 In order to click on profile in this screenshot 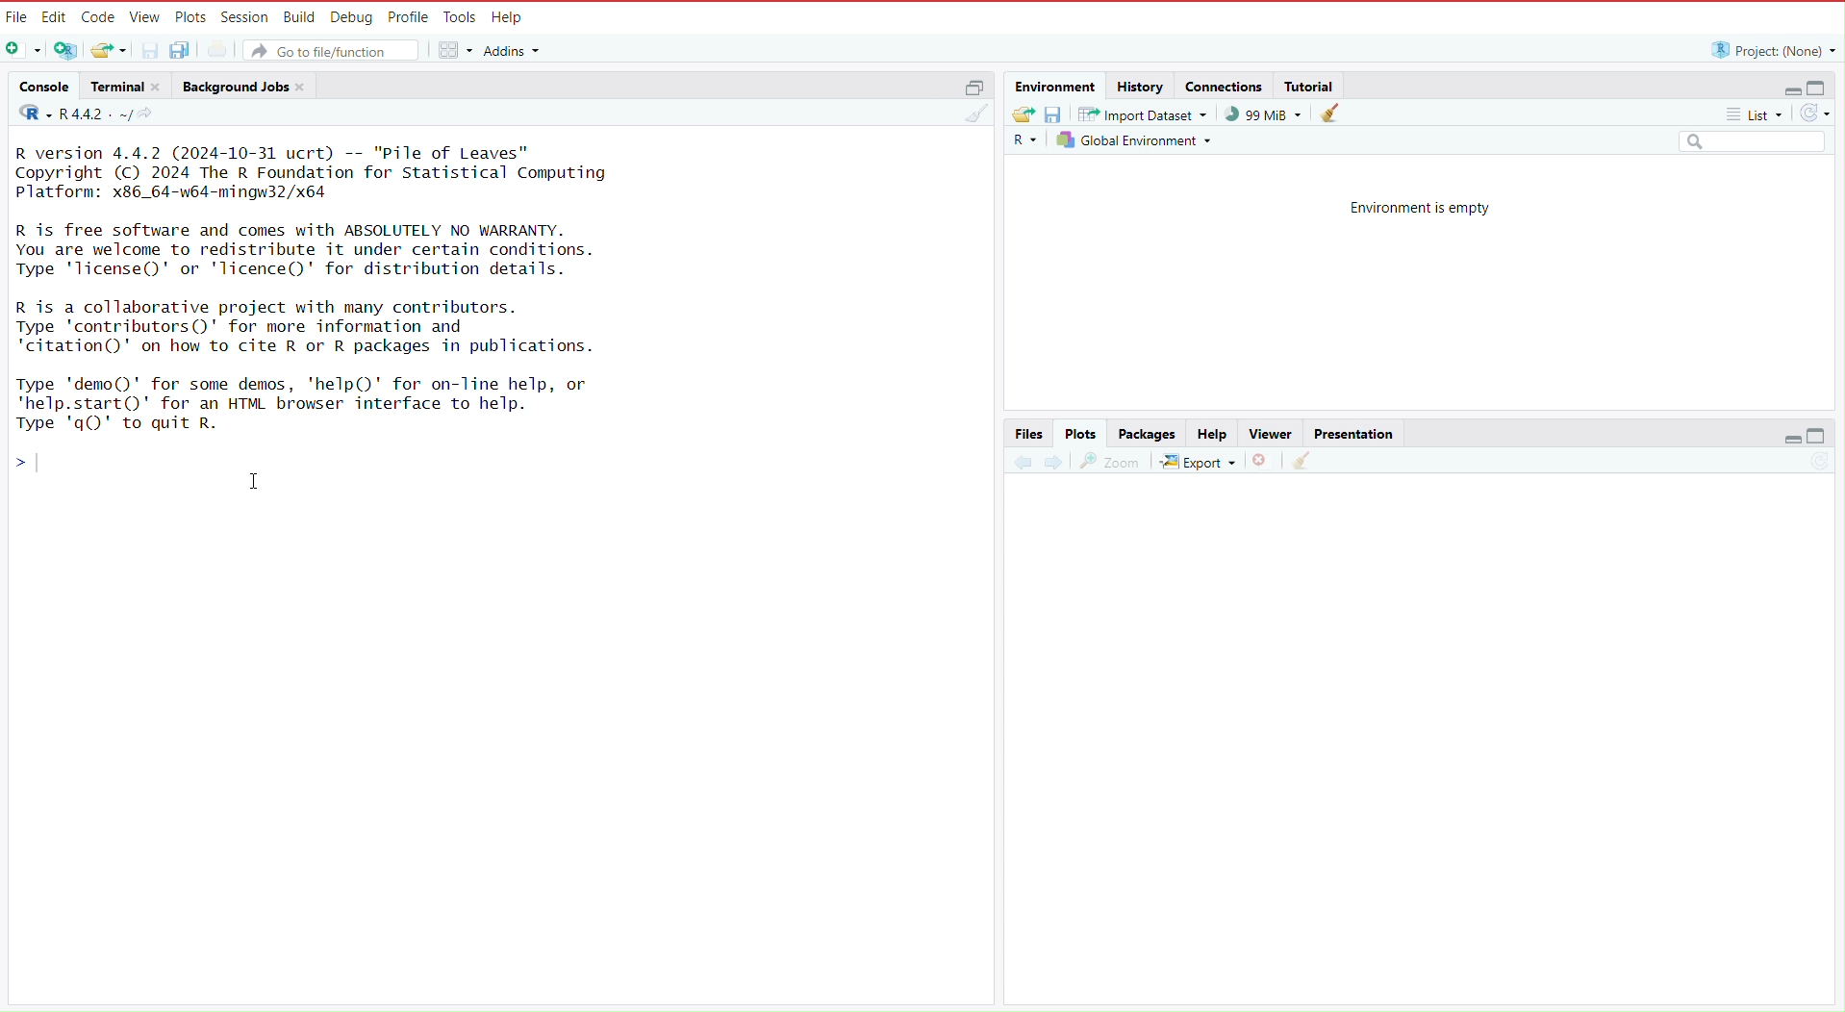, I will do `click(410, 15)`.